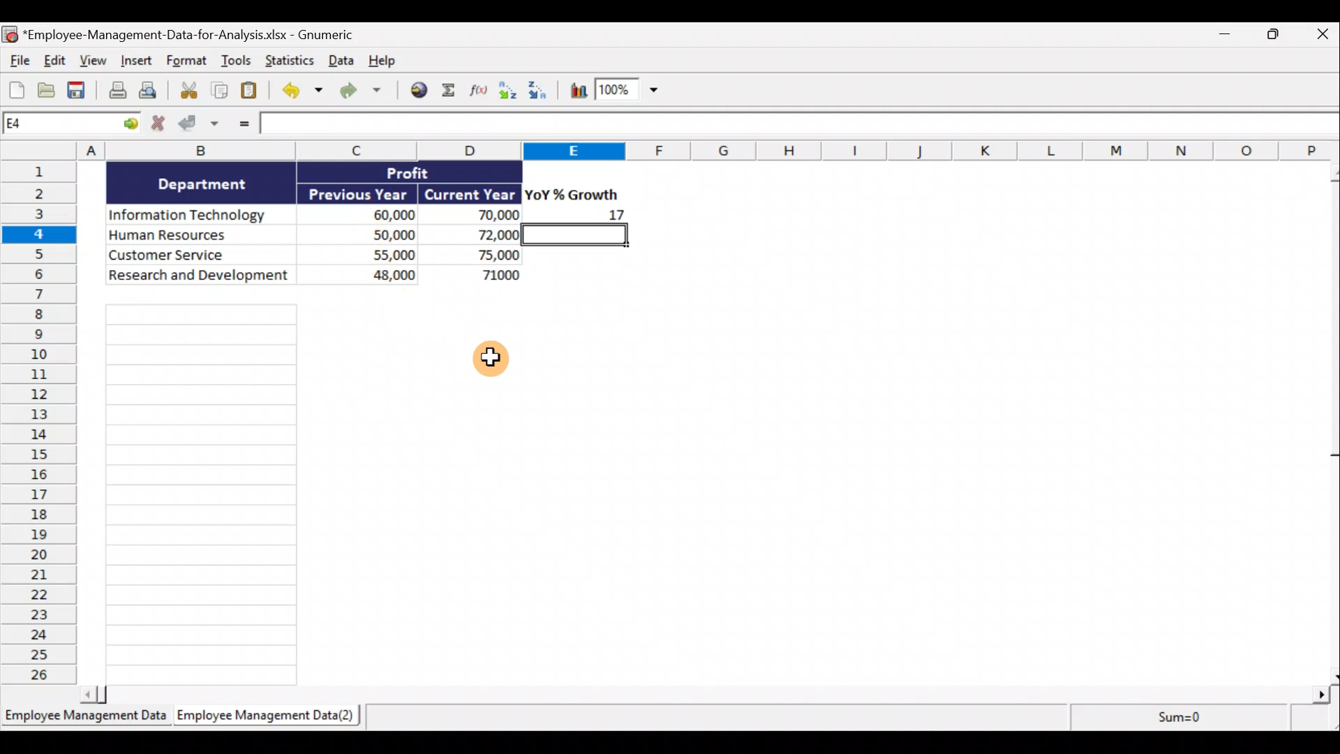 This screenshot has width=1340, height=754. Describe the element at coordinates (91, 60) in the screenshot. I see `View` at that location.